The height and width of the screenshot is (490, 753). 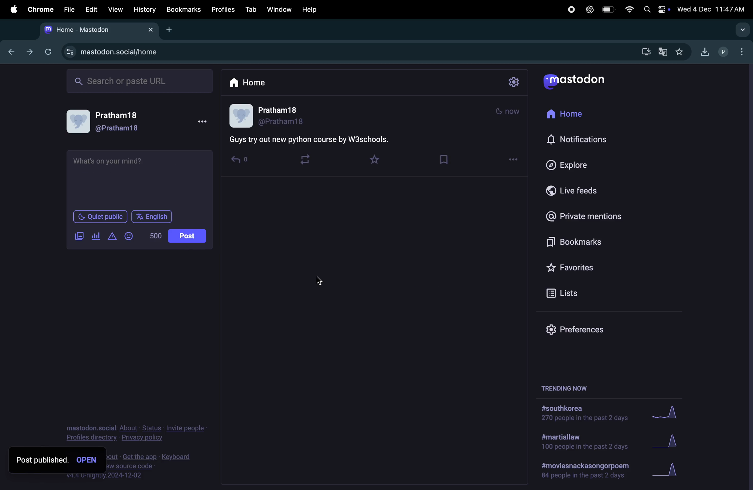 What do you see at coordinates (569, 166) in the screenshot?
I see `explore` at bounding box center [569, 166].